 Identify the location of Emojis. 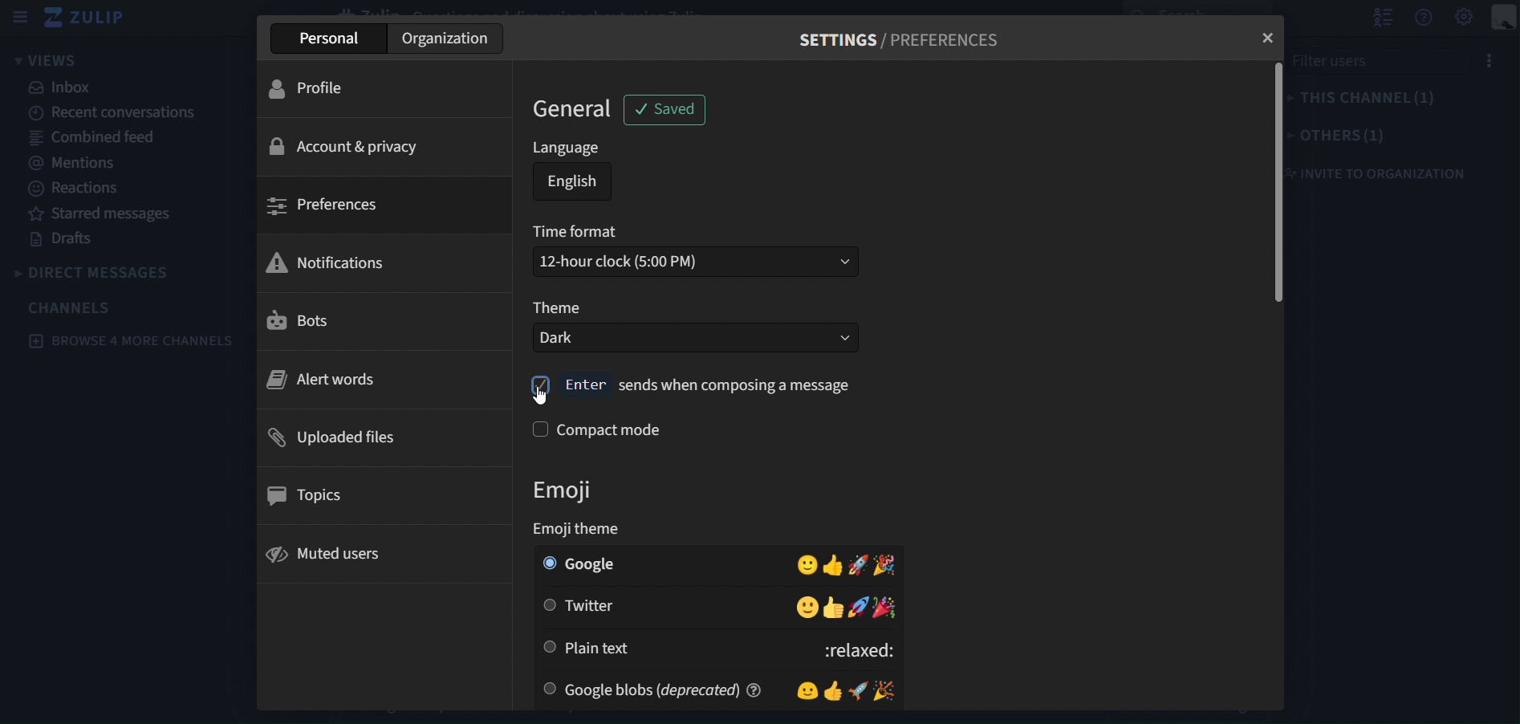
(844, 689).